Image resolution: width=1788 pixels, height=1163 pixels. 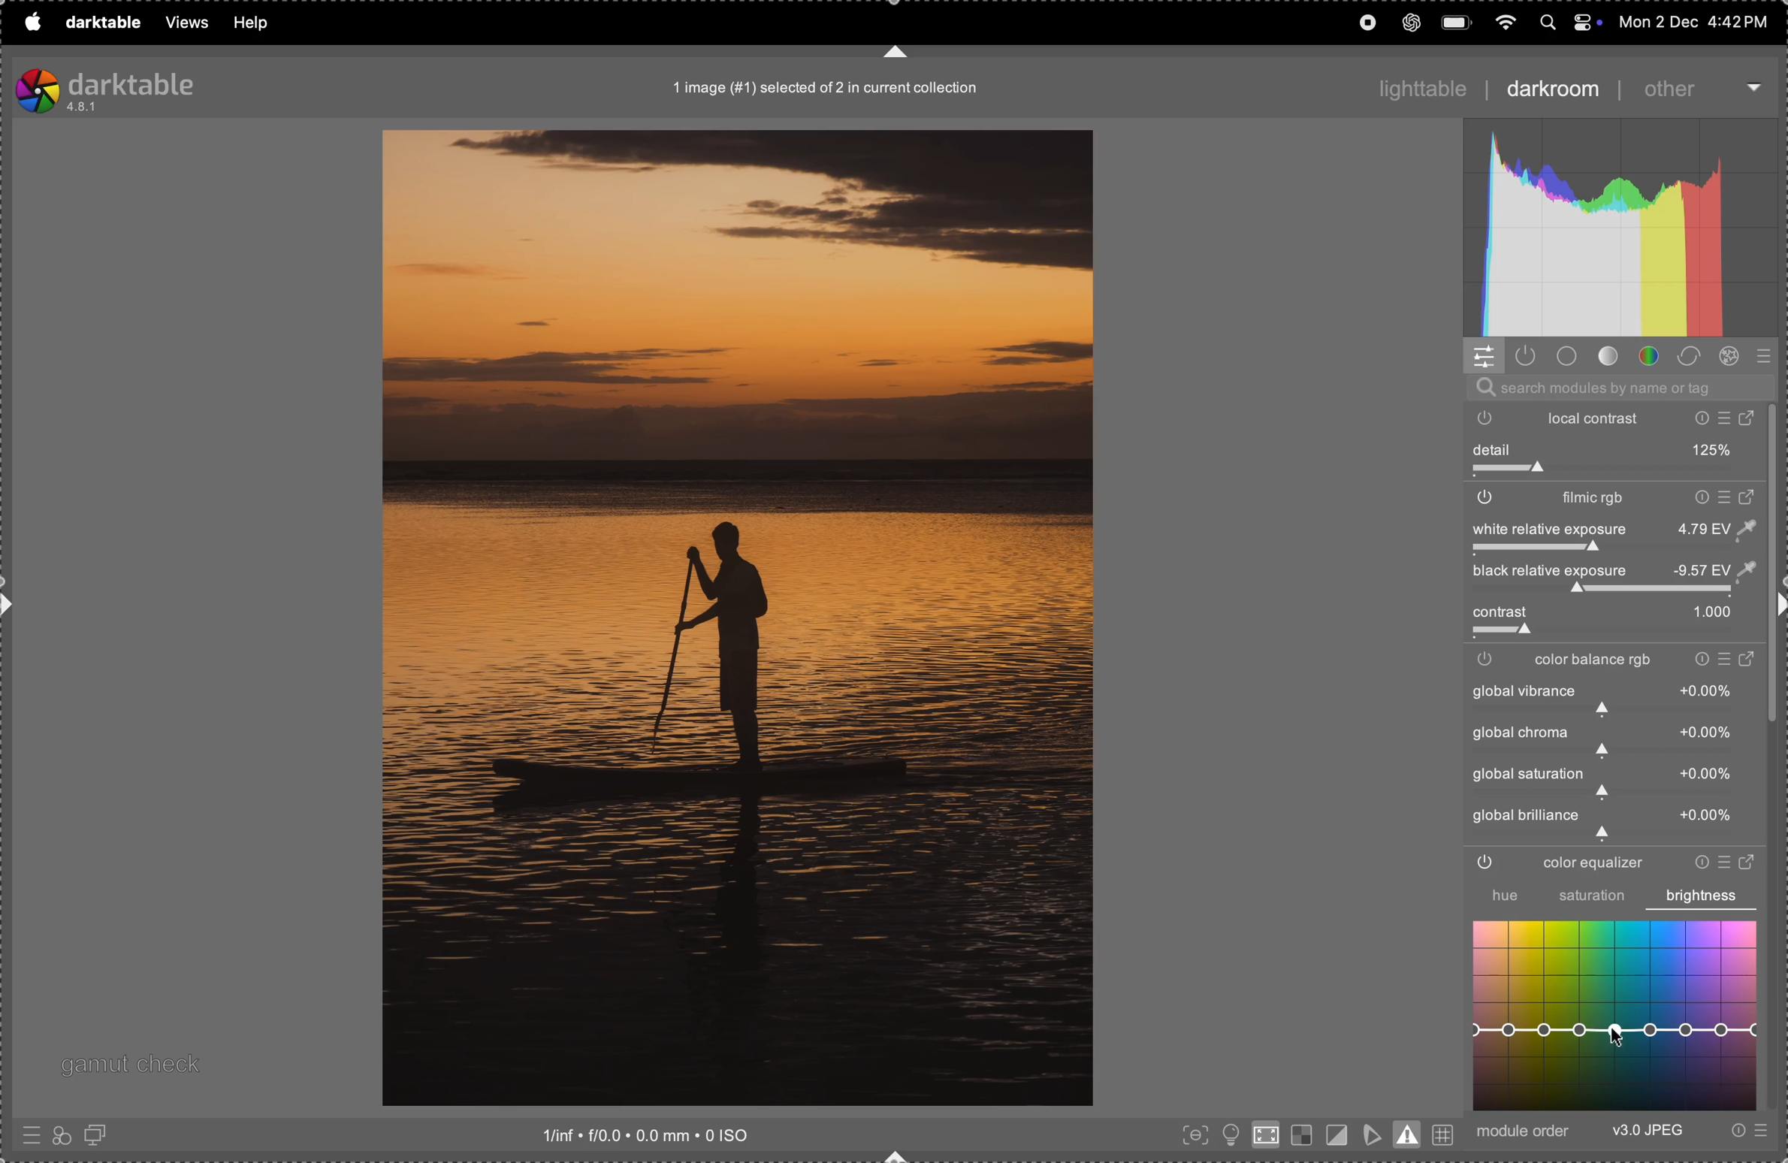 What do you see at coordinates (1693, 21) in the screenshot?
I see `date and time` at bounding box center [1693, 21].